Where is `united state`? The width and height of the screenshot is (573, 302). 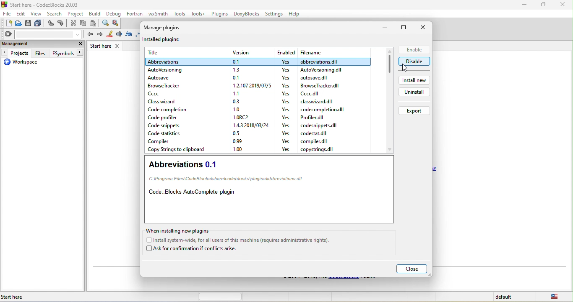
united state is located at coordinates (556, 297).